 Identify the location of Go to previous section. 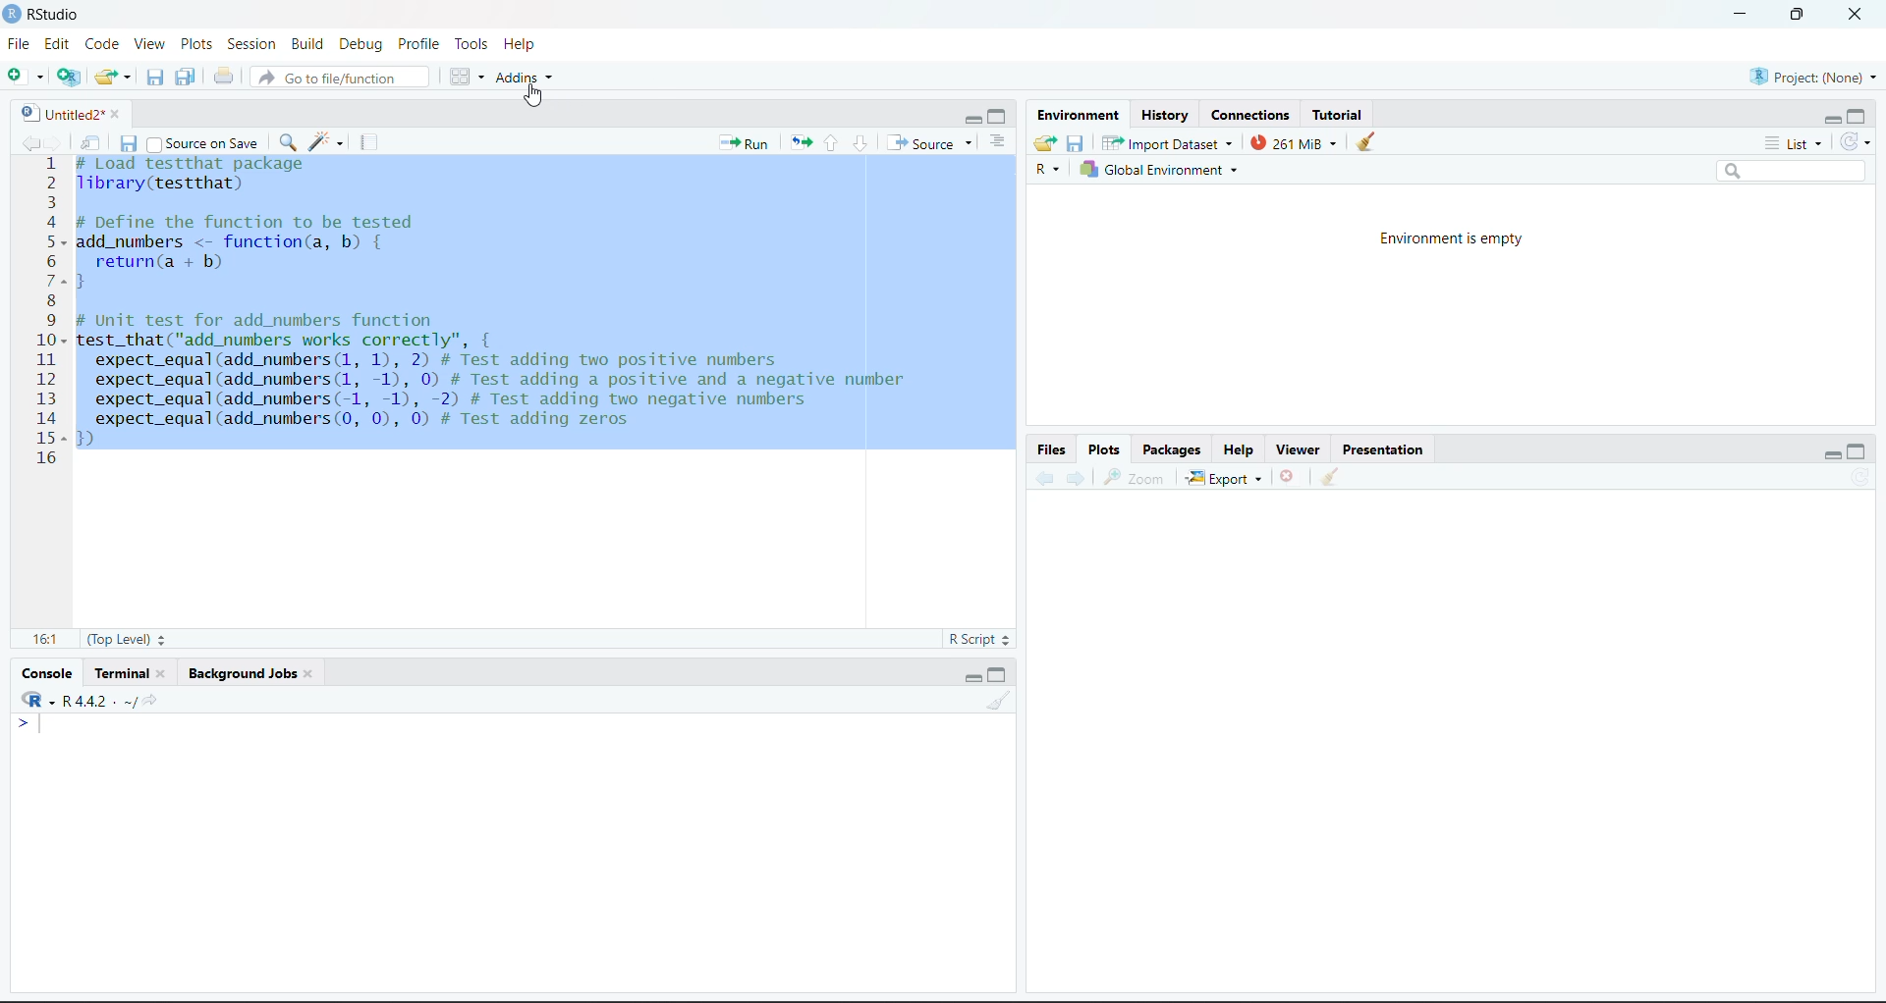
(829, 142).